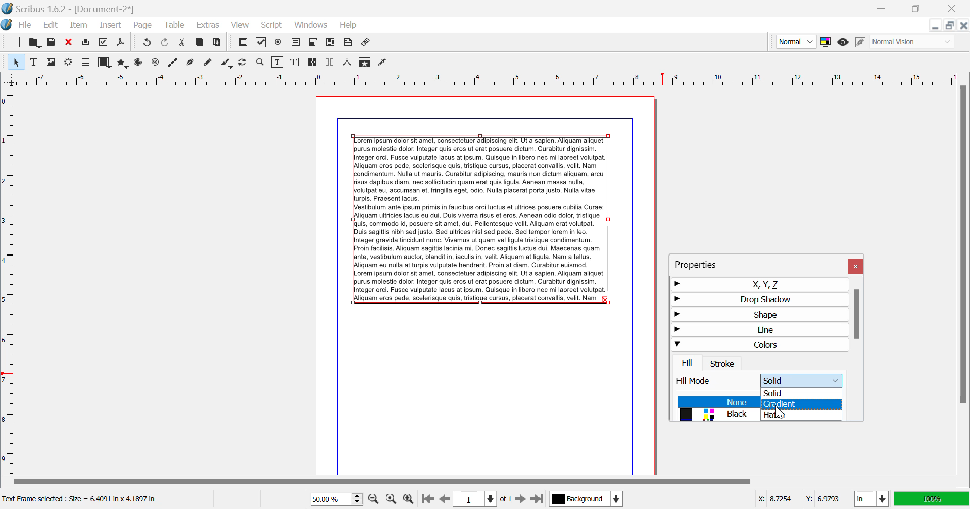 This screenshot has height=509, width=970. What do you see at coordinates (757, 332) in the screenshot?
I see `Line` at bounding box center [757, 332].